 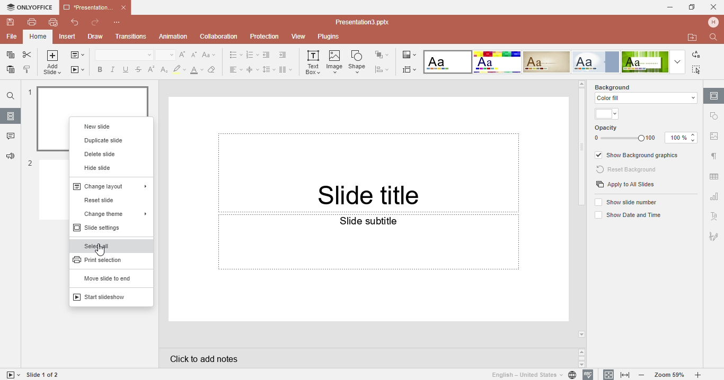 I want to click on Numbering, so click(x=253, y=55).